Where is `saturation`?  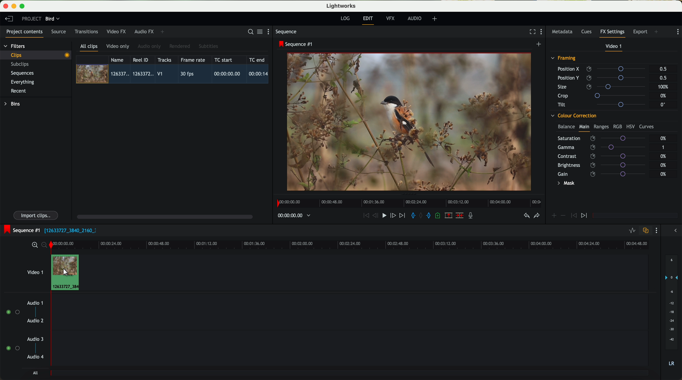
saturation is located at coordinates (604, 138).